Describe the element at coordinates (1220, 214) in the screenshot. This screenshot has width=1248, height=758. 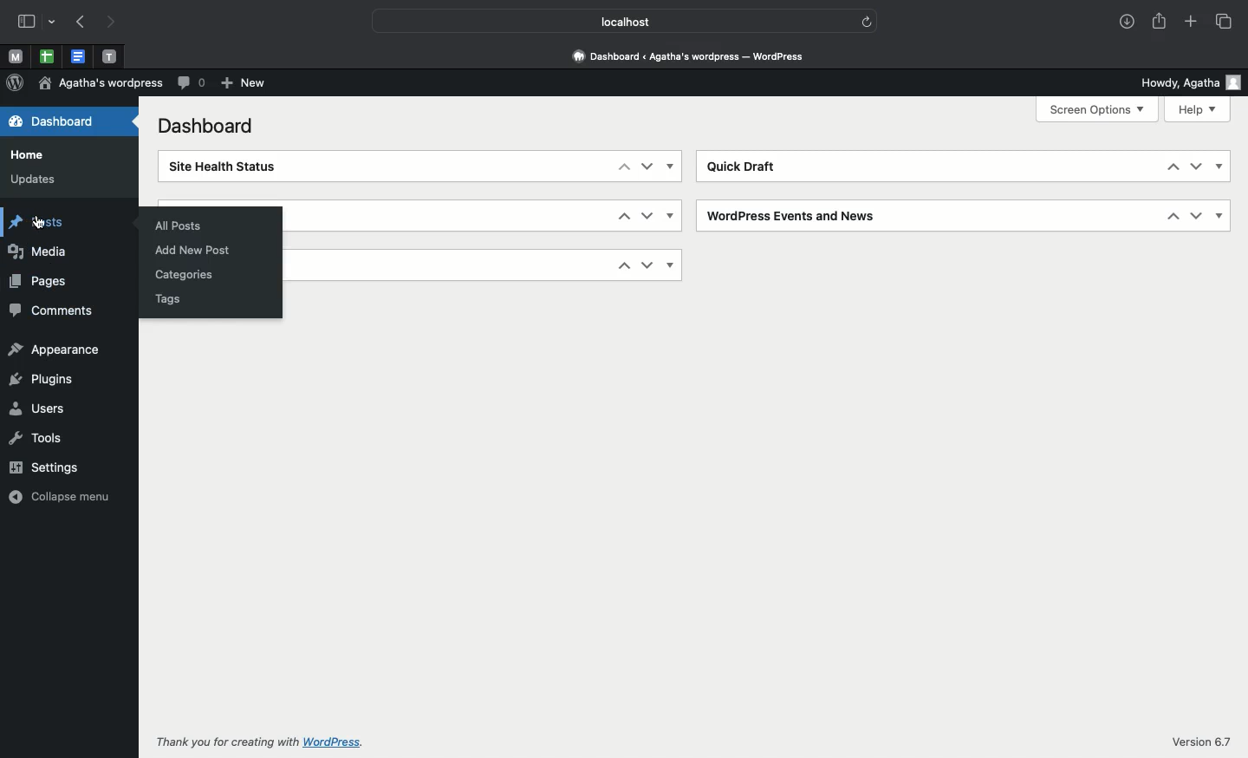
I see `Show` at that location.